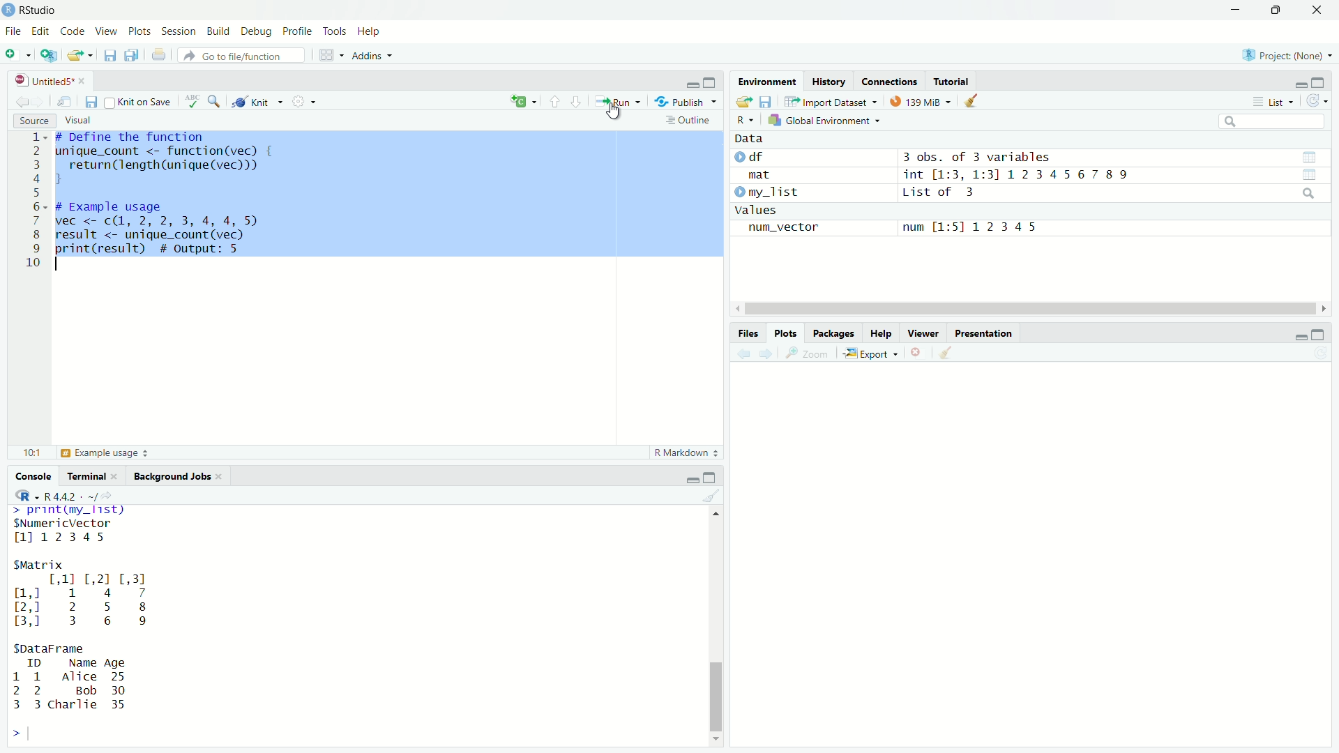 The width and height of the screenshot is (1339, 753). What do you see at coordinates (27, 496) in the screenshot?
I see `R dropdown` at bounding box center [27, 496].